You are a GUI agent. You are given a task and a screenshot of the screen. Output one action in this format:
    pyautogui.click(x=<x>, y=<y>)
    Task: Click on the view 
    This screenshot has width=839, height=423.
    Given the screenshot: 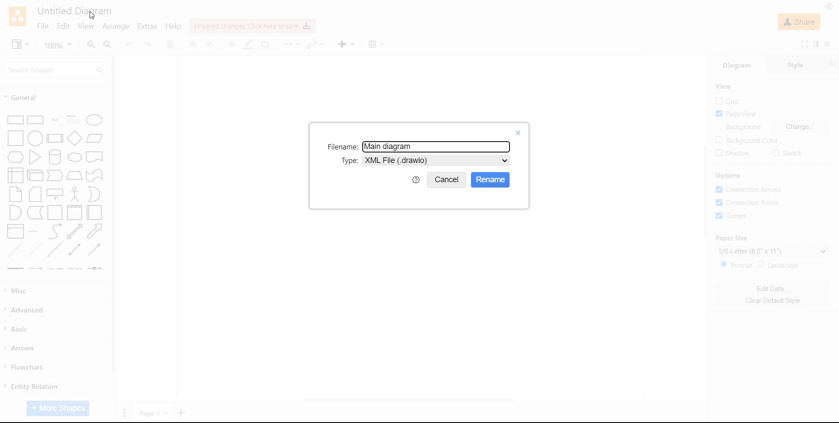 What is the action you would take?
    pyautogui.click(x=20, y=44)
    